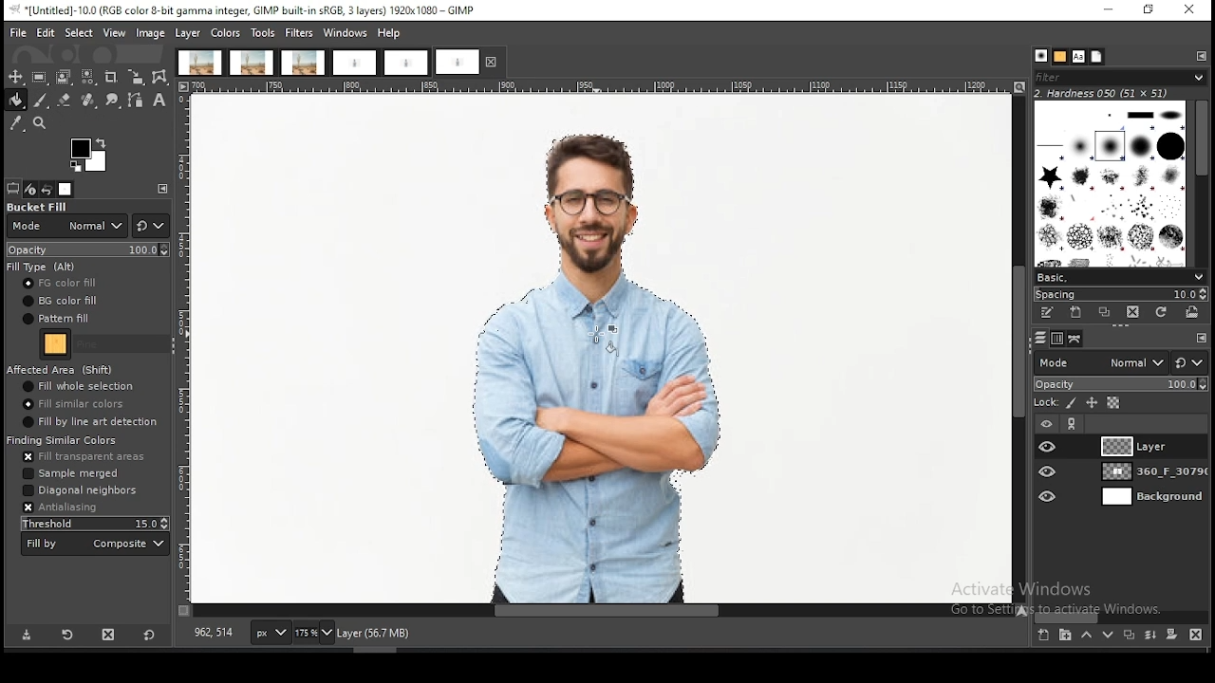  I want to click on layer, so click(1150, 471).